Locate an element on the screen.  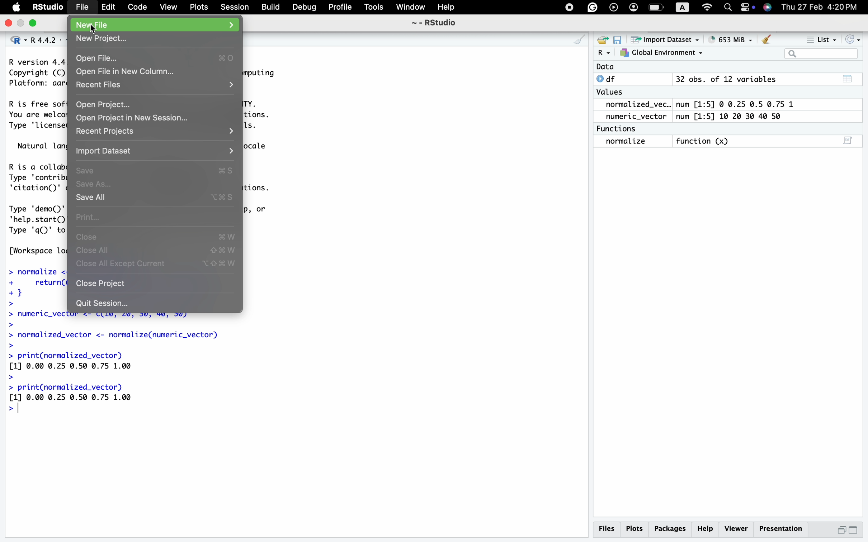
Import Dataset is located at coordinates (108, 153).